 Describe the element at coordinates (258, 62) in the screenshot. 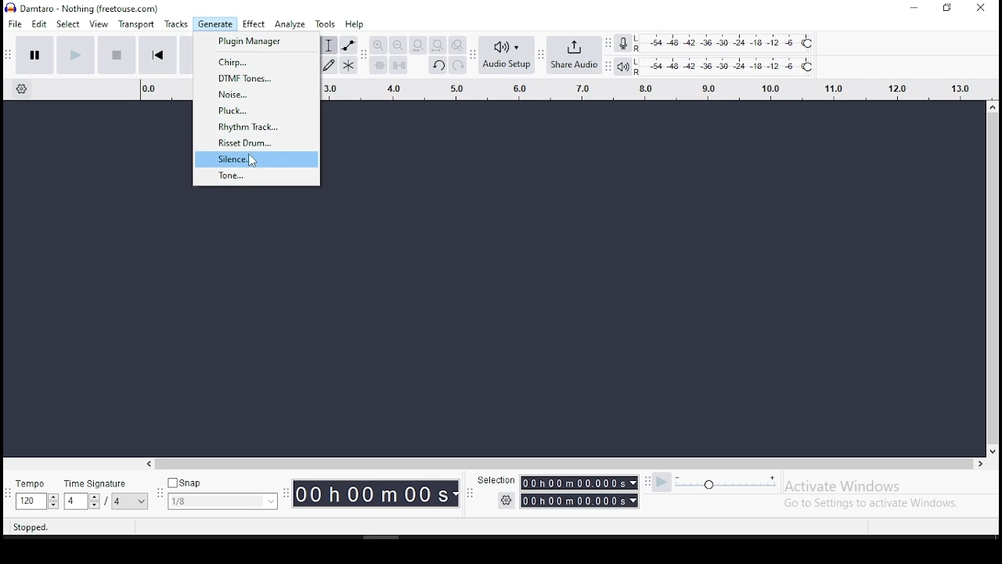

I see `chirp` at that location.